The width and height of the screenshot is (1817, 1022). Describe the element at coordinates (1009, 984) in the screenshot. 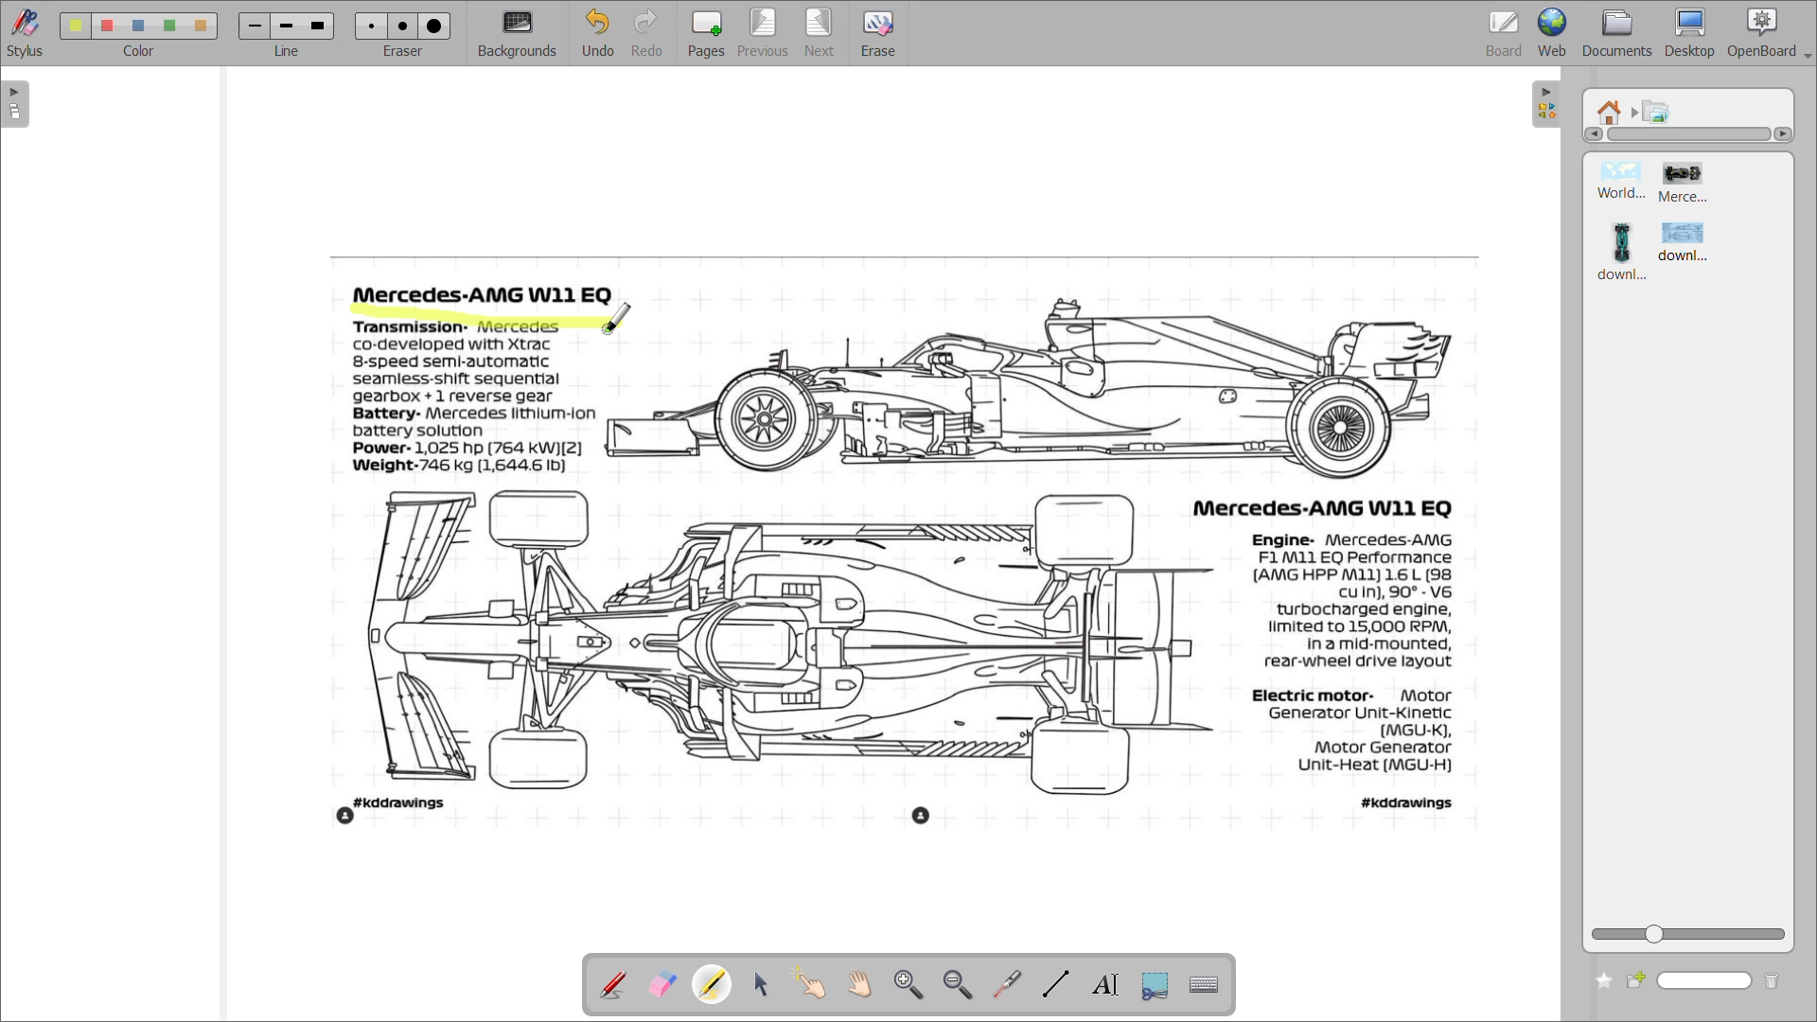

I see `virtual pointer` at that location.